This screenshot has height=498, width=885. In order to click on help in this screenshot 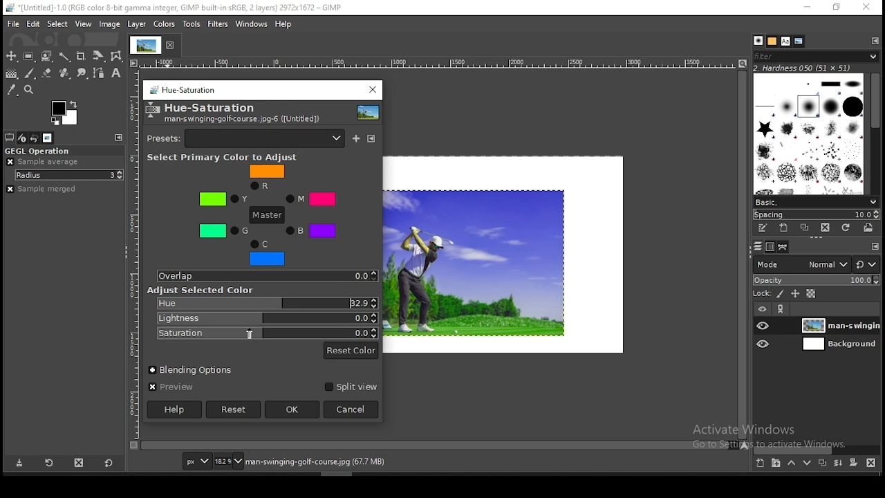, I will do `click(174, 410)`.